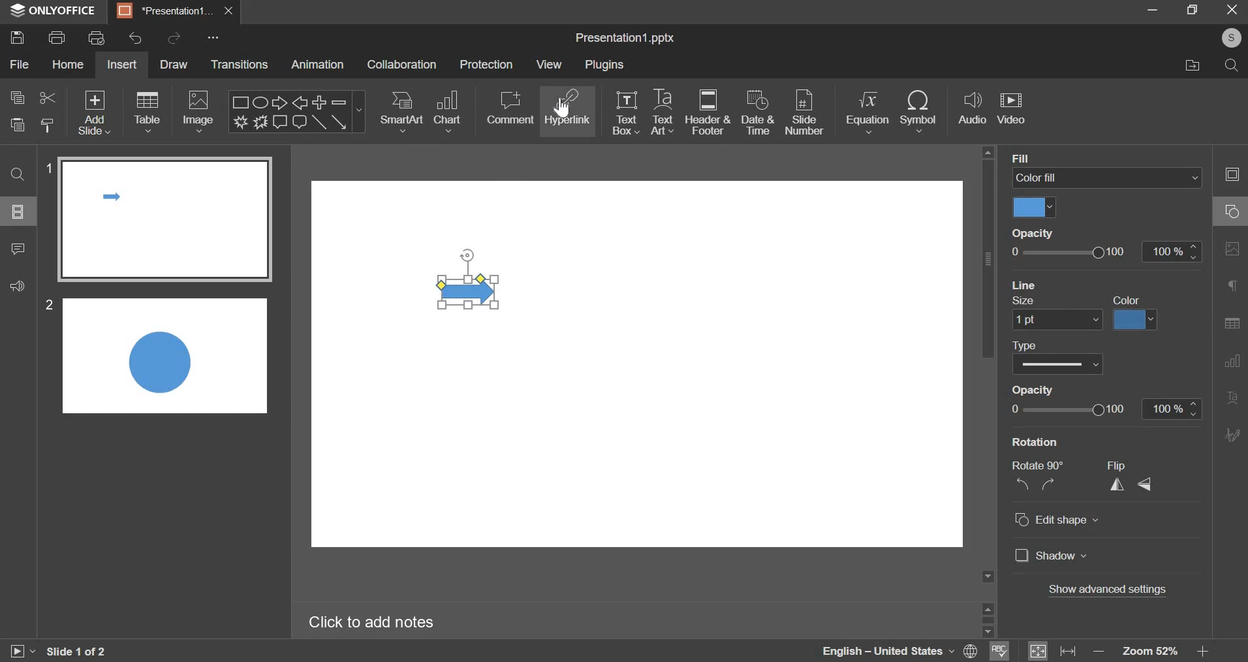  Describe the element at coordinates (147, 112) in the screenshot. I see `table` at that location.